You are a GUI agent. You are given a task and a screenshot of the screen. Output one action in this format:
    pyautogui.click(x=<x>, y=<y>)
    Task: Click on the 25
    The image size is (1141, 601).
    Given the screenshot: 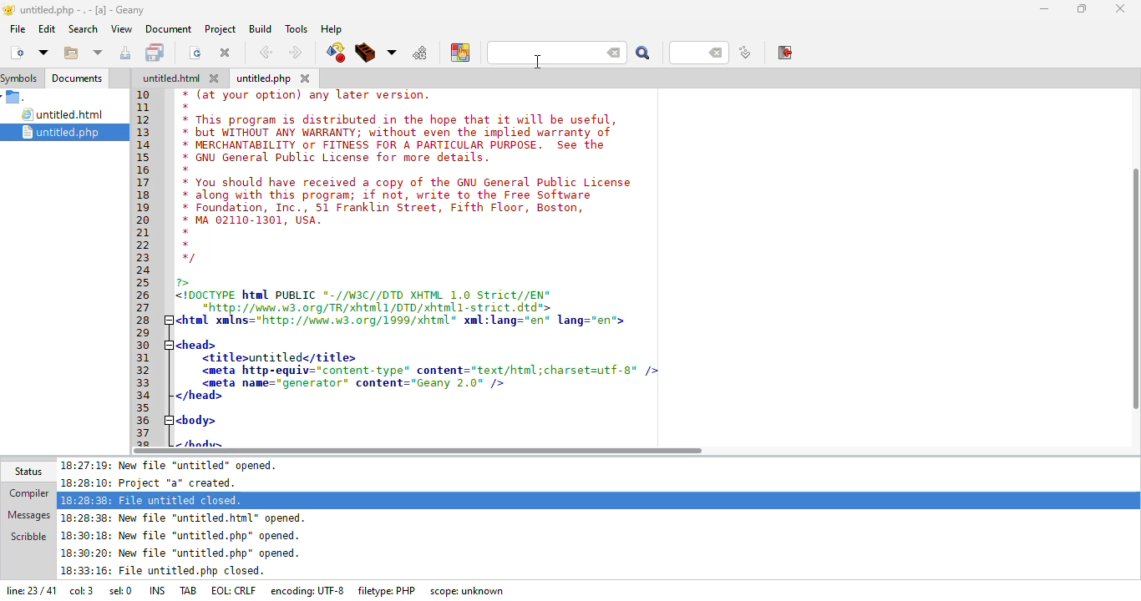 What is the action you would take?
    pyautogui.click(x=145, y=282)
    